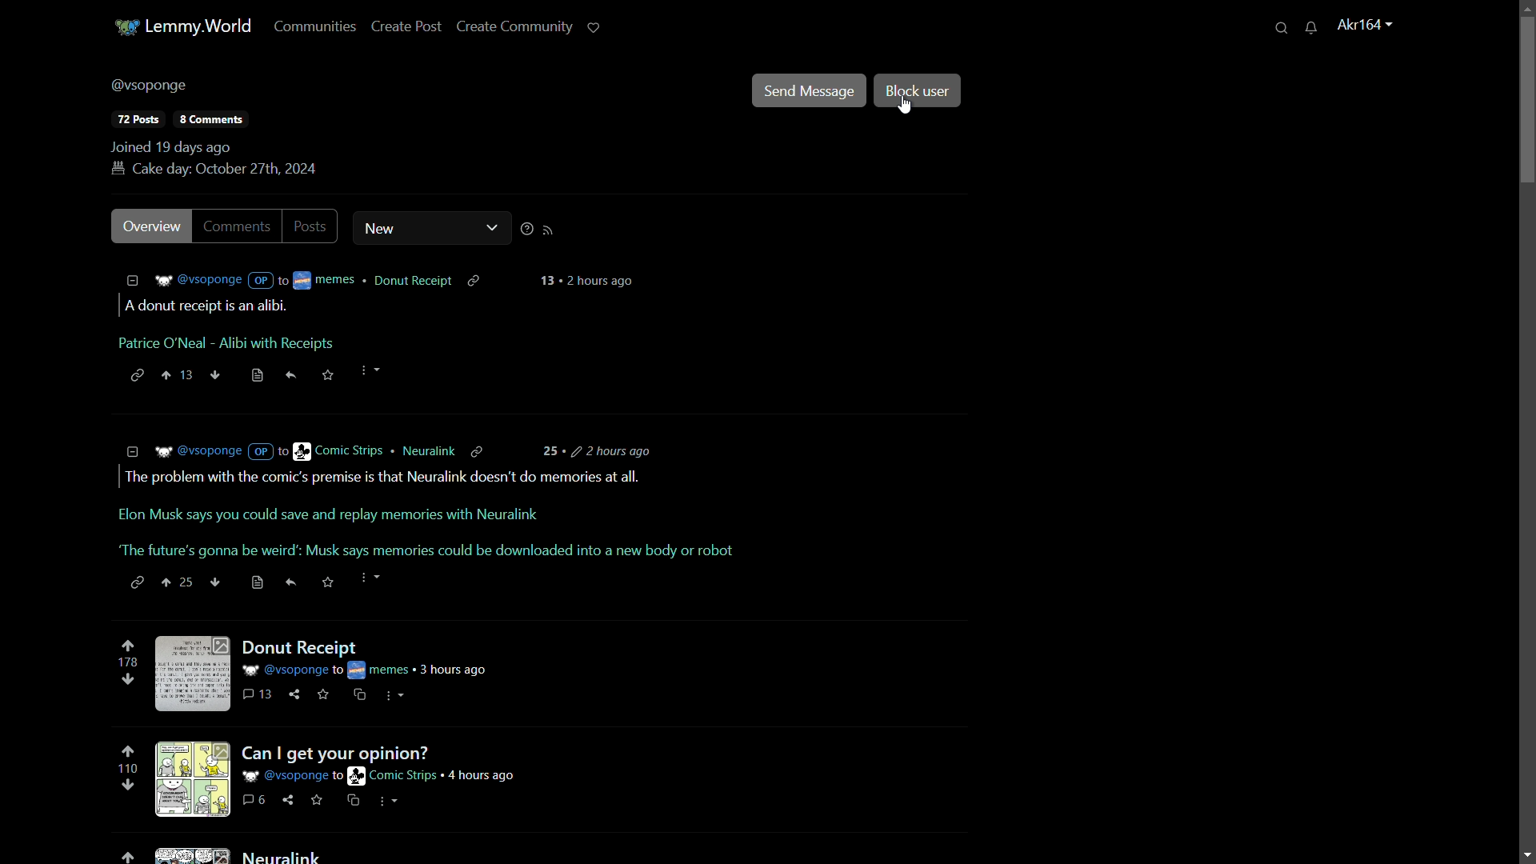 The height and width of the screenshot is (864, 1536). I want to click on share, so click(294, 698).